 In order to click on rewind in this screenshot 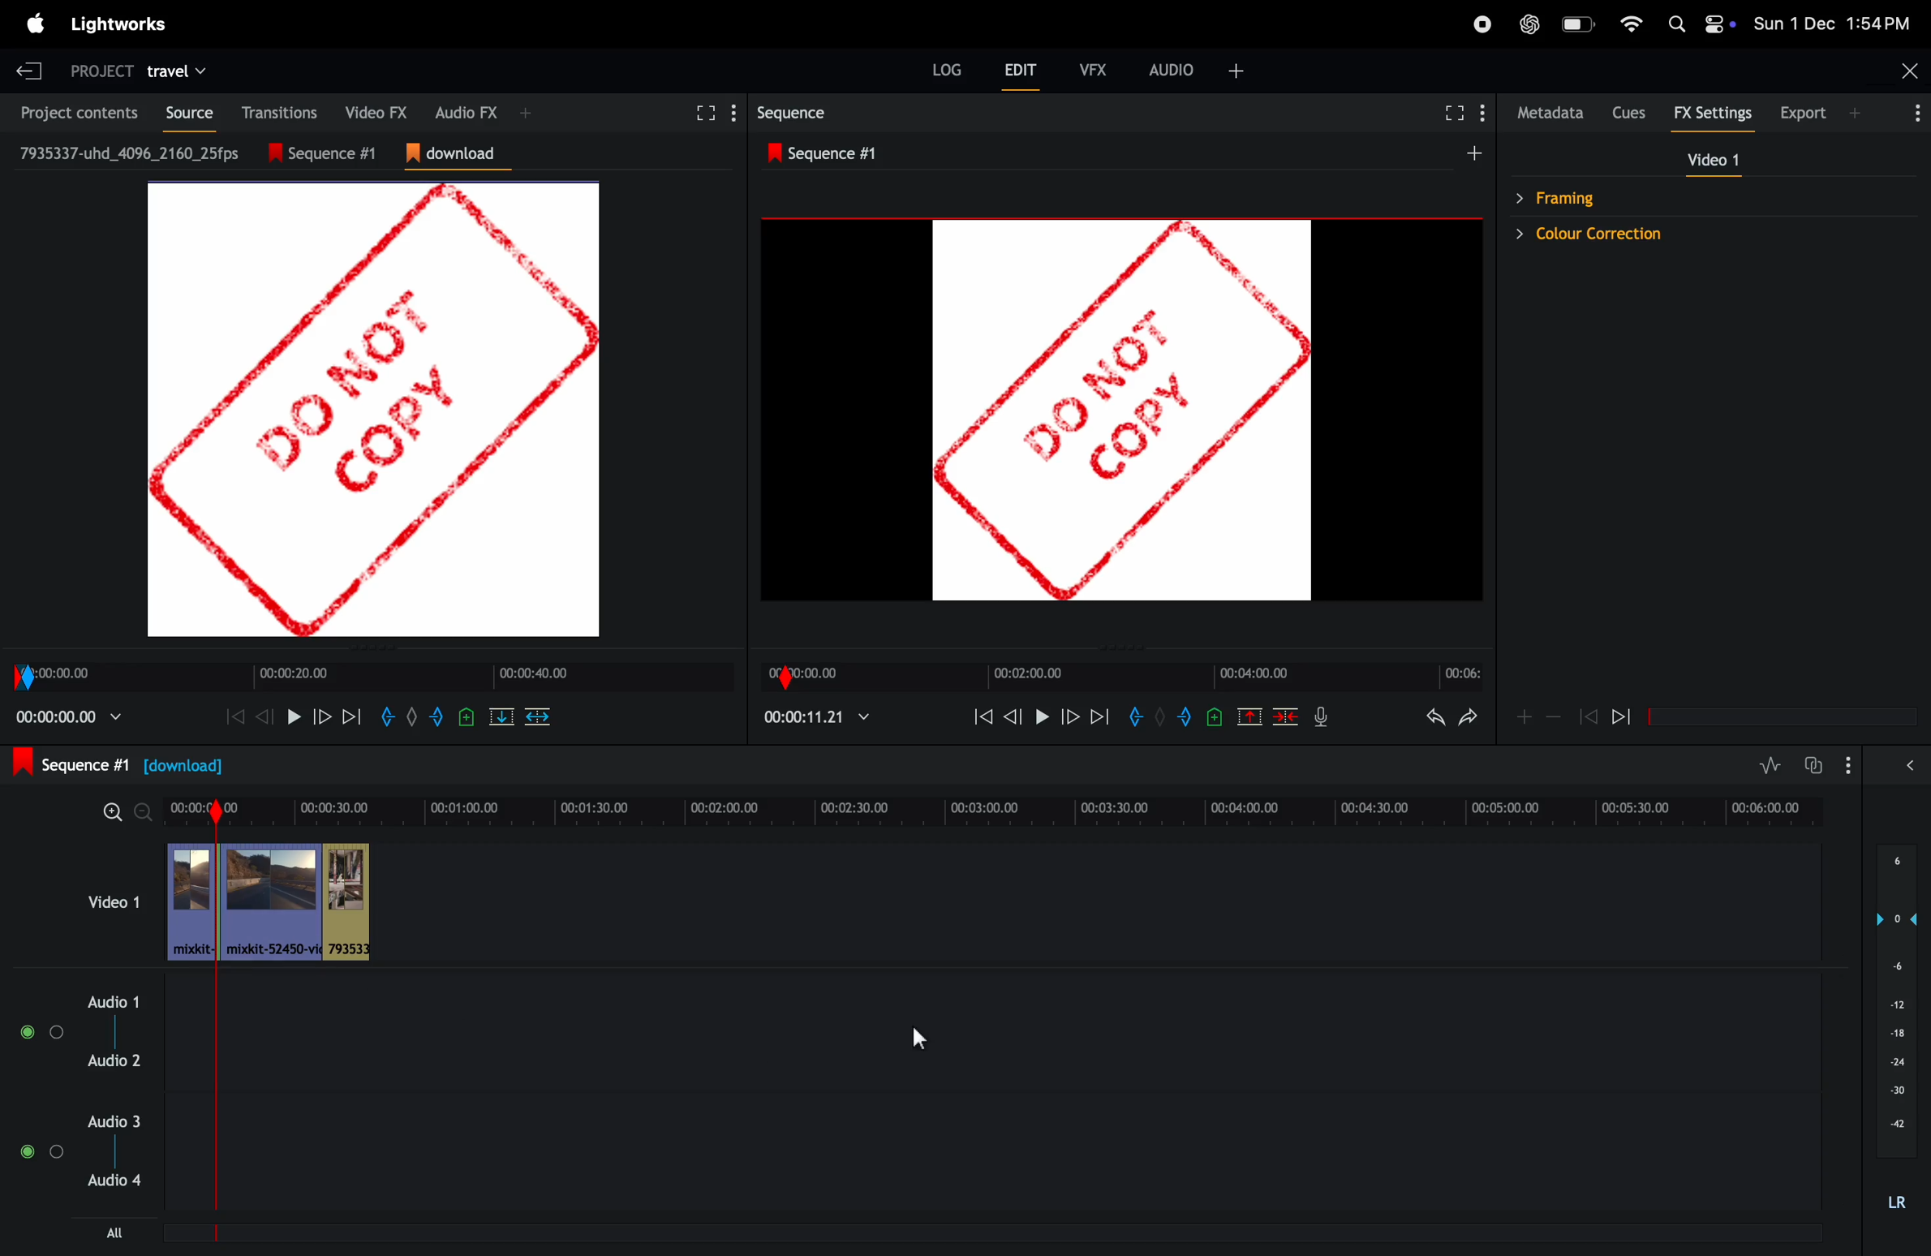, I will do `click(1284, 716)`.